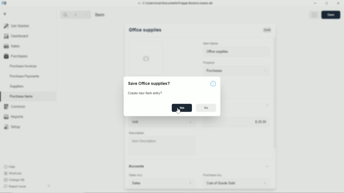 The height and width of the screenshot is (193, 344). What do you see at coordinates (65, 15) in the screenshot?
I see `Search` at bounding box center [65, 15].